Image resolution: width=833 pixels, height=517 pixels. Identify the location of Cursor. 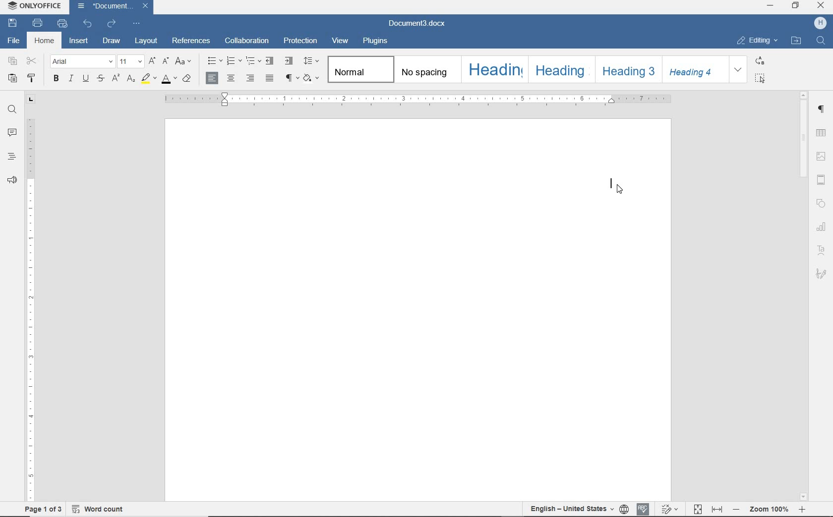
(620, 190).